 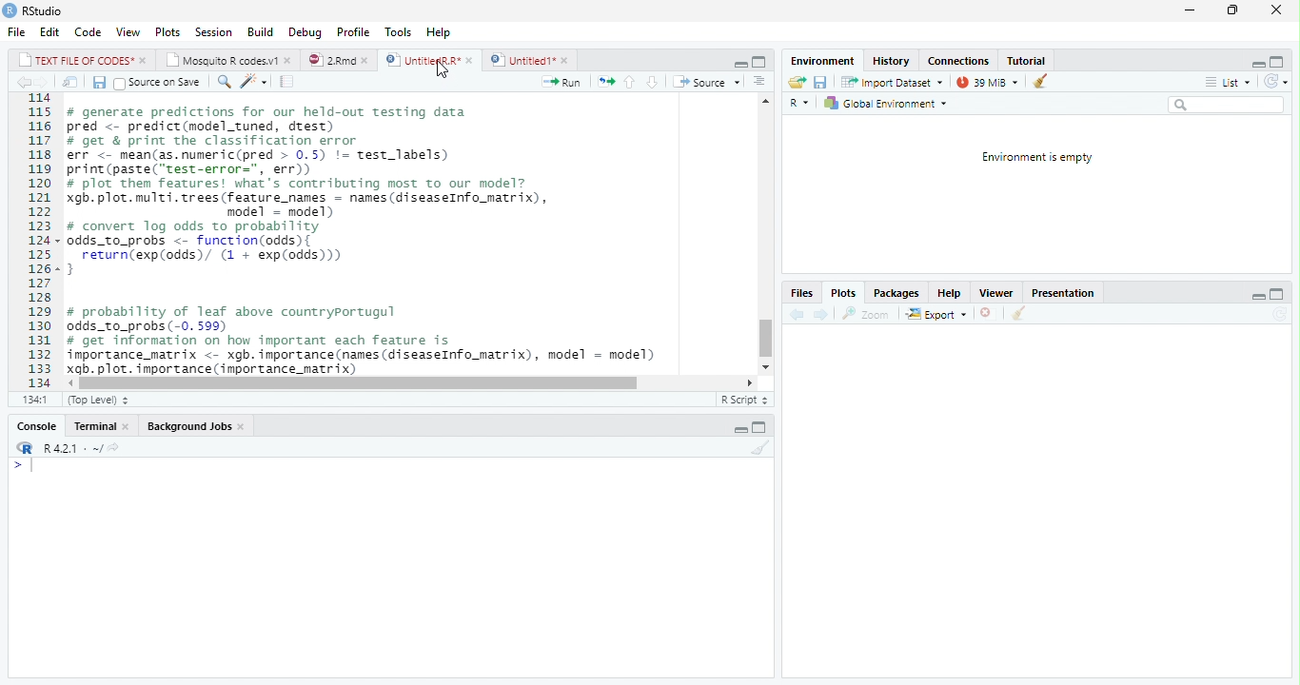 I want to click on TEXT FILE OF CODES" , so click(x=82, y=60).